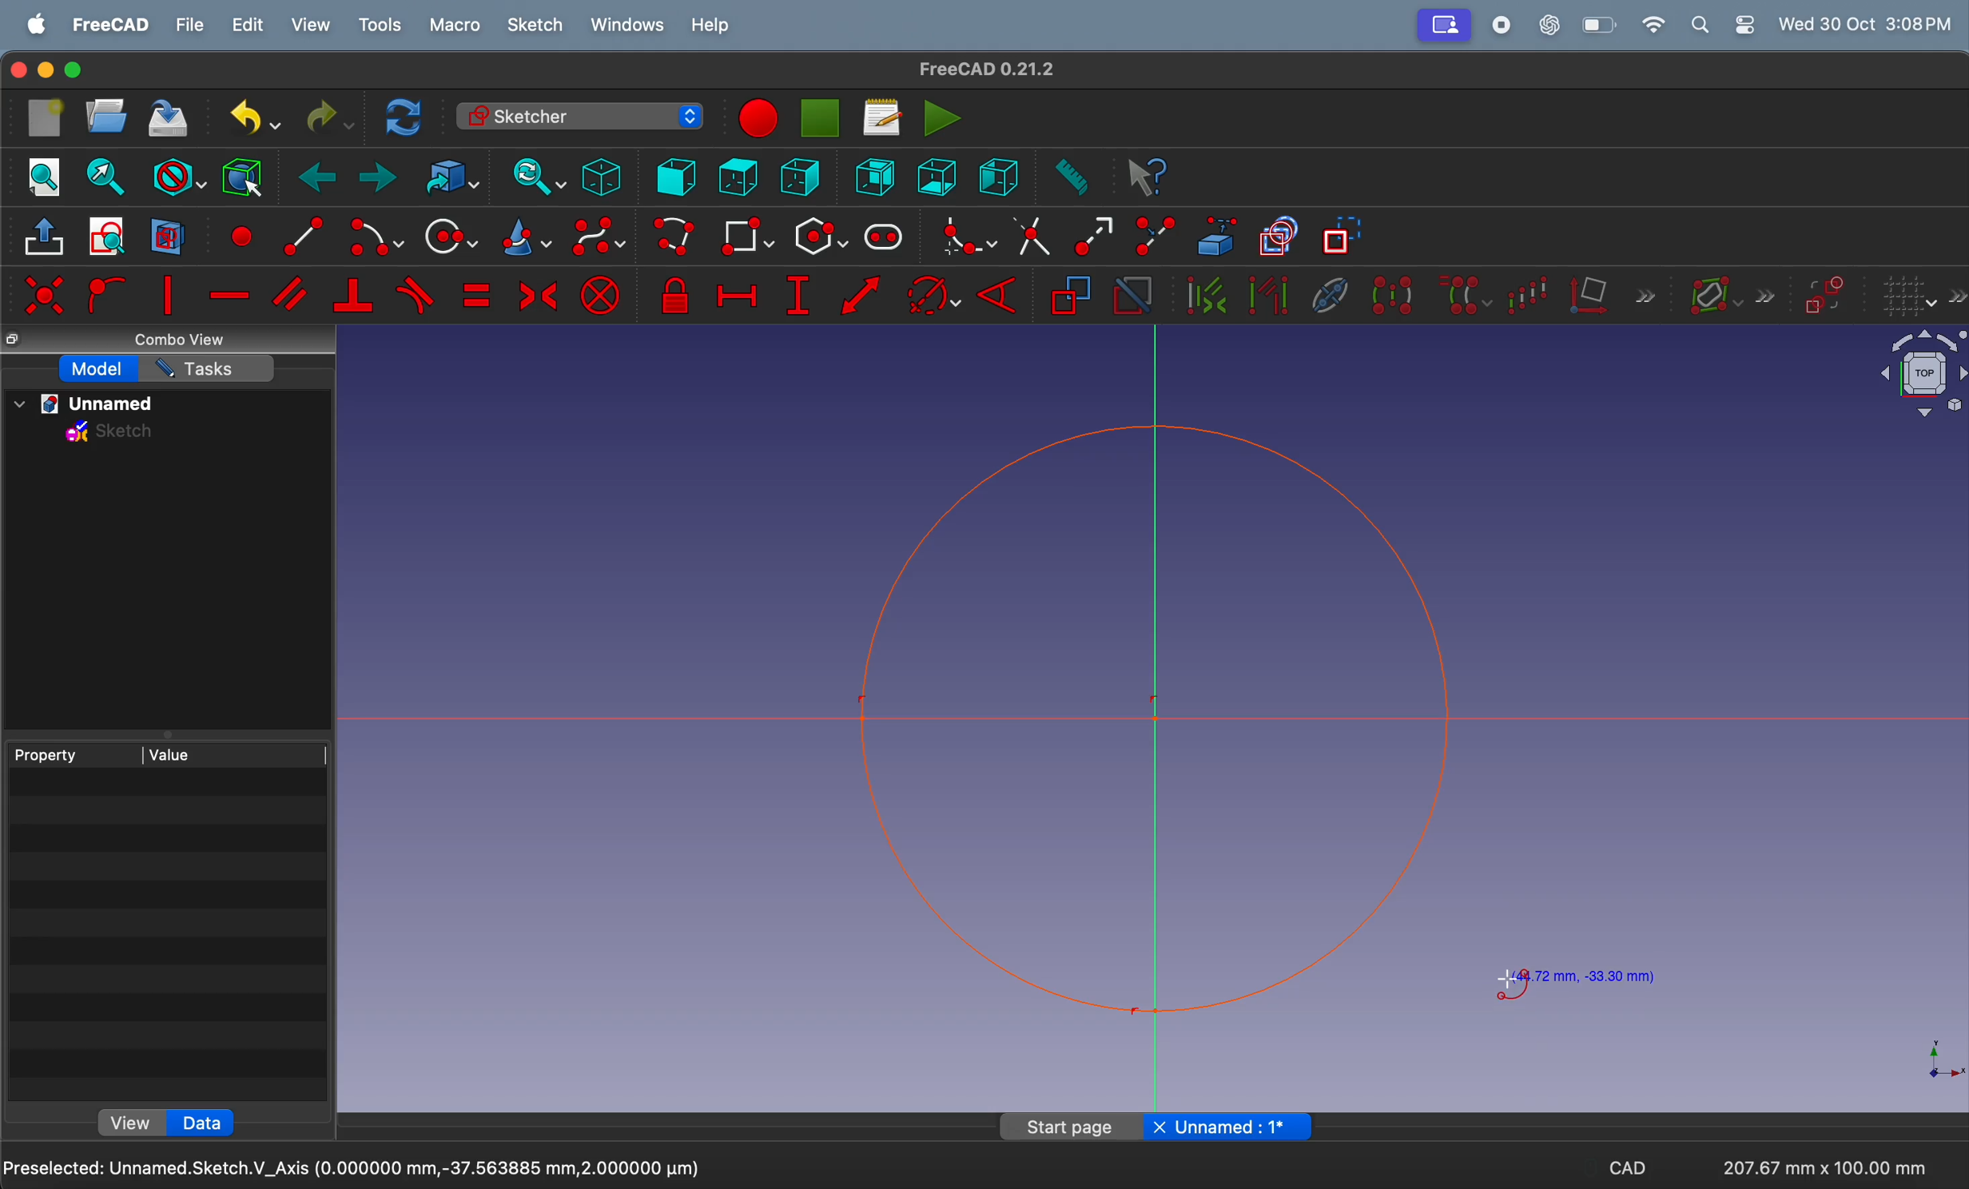 This screenshot has width=1969, height=1189. Describe the element at coordinates (241, 176) in the screenshot. I see `bounding box` at that location.